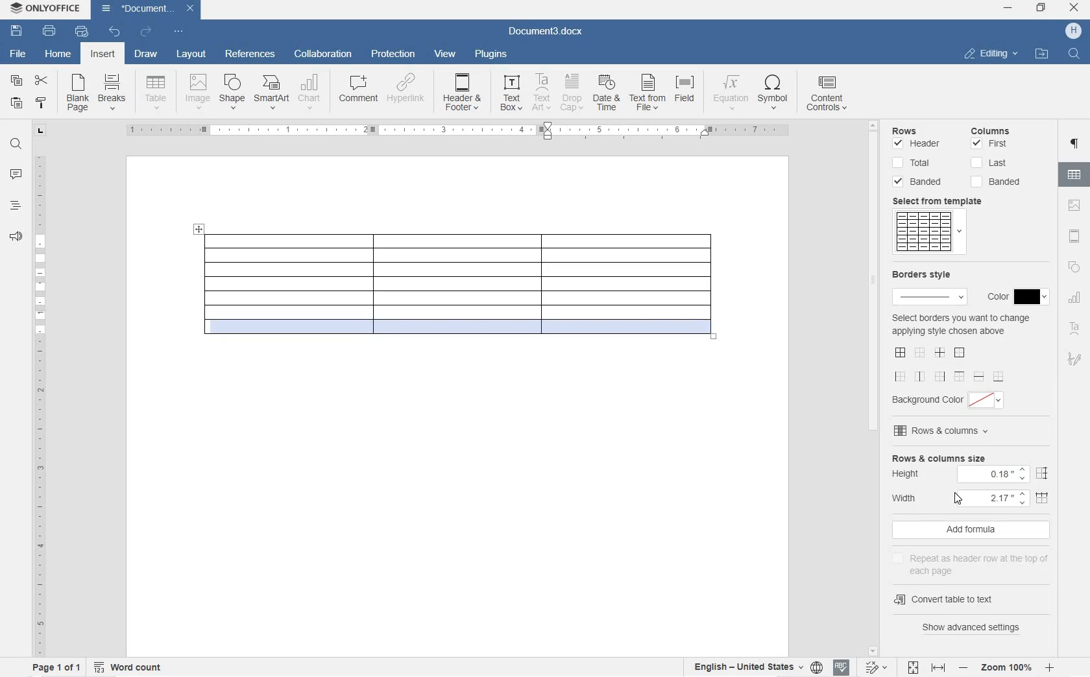  What do you see at coordinates (1074, 174) in the screenshot?
I see `TABLE SETTINGS` at bounding box center [1074, 174].